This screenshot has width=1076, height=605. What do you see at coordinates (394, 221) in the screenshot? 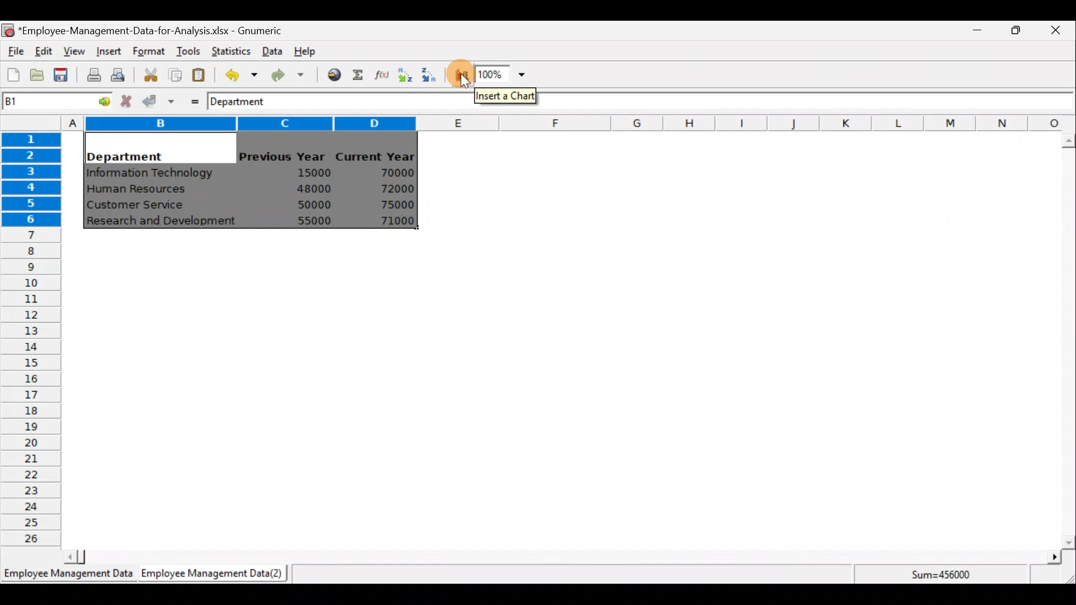
I see `71000` at bounding box center [394, 221].